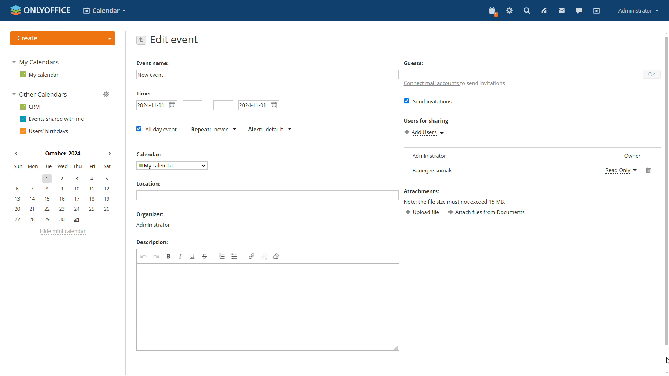 The height and width of the screenshot is (376, 669). What do you see at coordinates (414, 64) in the screenshot?
I see `Guests` at bounding box center [414, 64].